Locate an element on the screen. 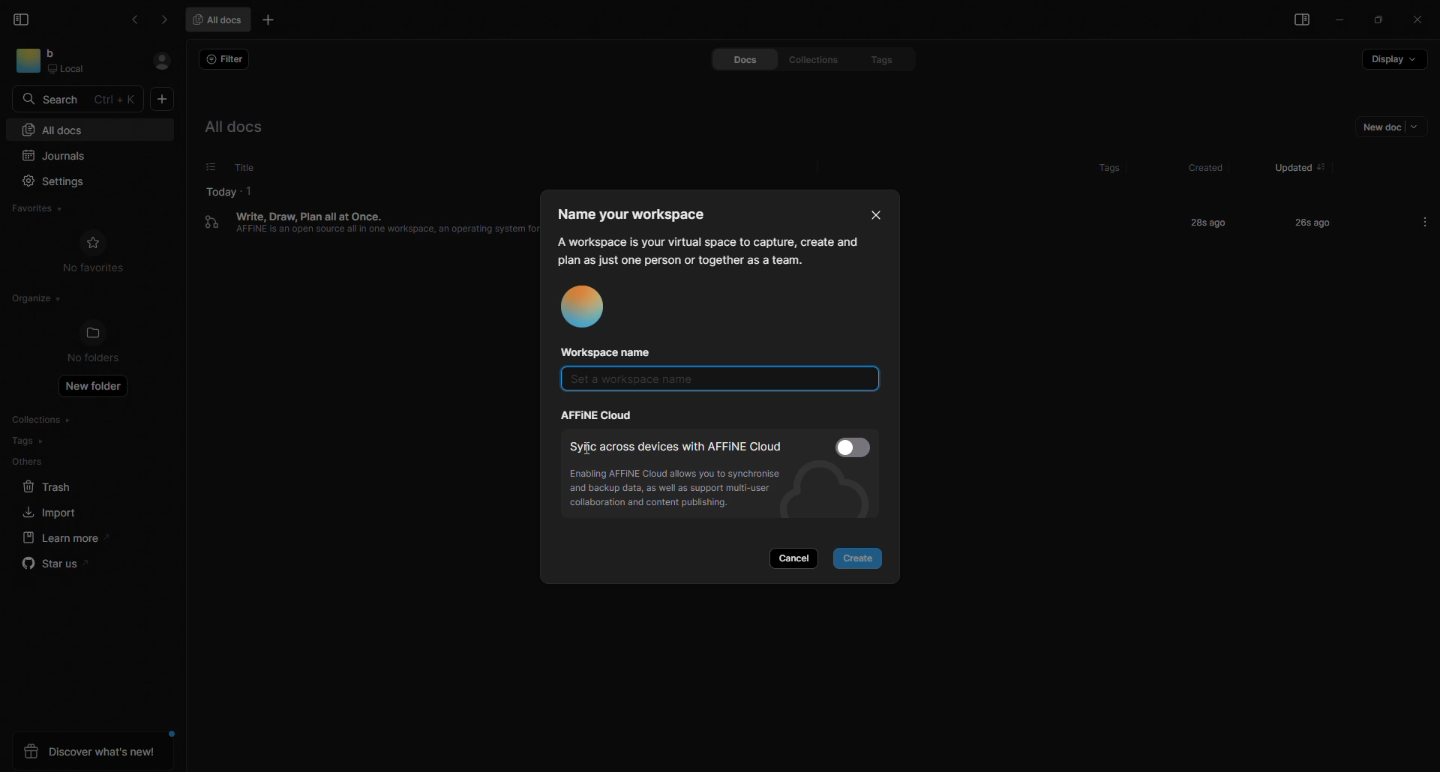 This screenshot has height=772, width=1440. others is located at coordinates (28, 462).